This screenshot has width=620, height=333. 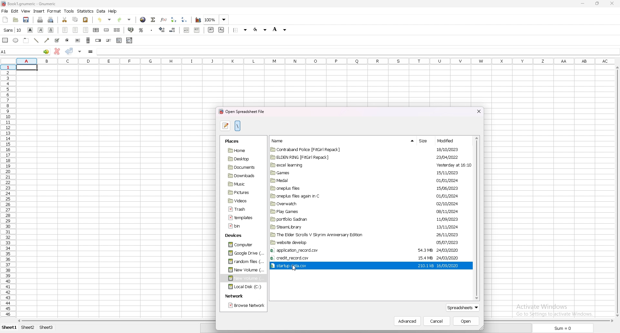 What do you see at coordinates (446, 188) in the screenshot?
I see `15/06/2023` at bounding box center [446, 188].